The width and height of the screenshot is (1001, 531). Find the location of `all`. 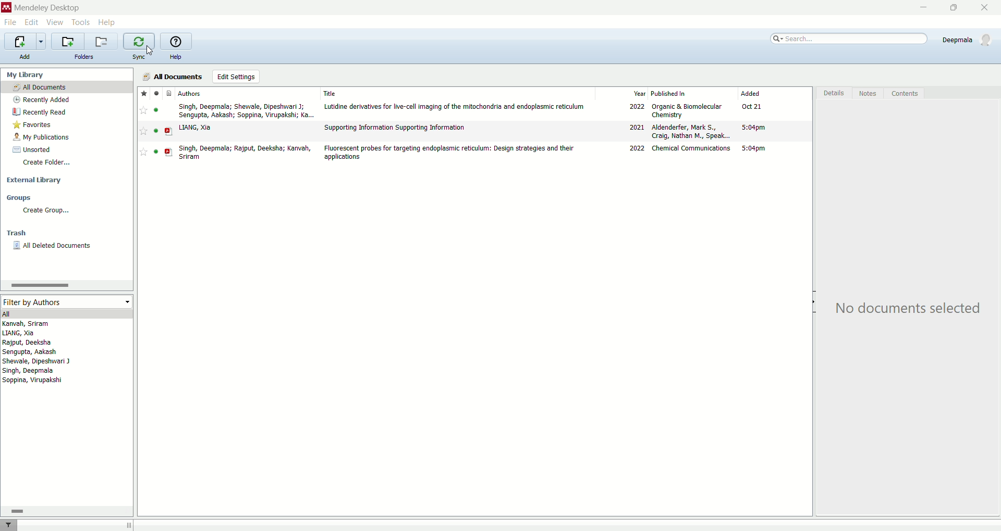

all is located at coordinates (67, 313).